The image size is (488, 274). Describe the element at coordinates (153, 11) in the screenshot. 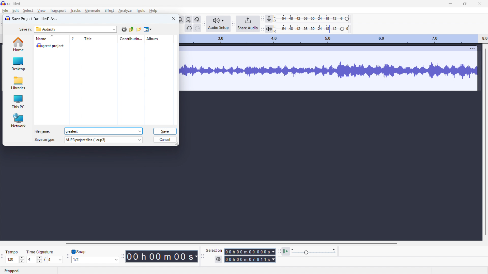

I see `help` at that location.